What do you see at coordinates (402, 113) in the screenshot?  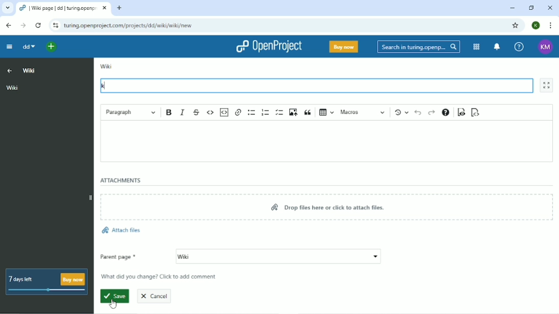 I see `Show local modifications` at bounding box center [402, 113].